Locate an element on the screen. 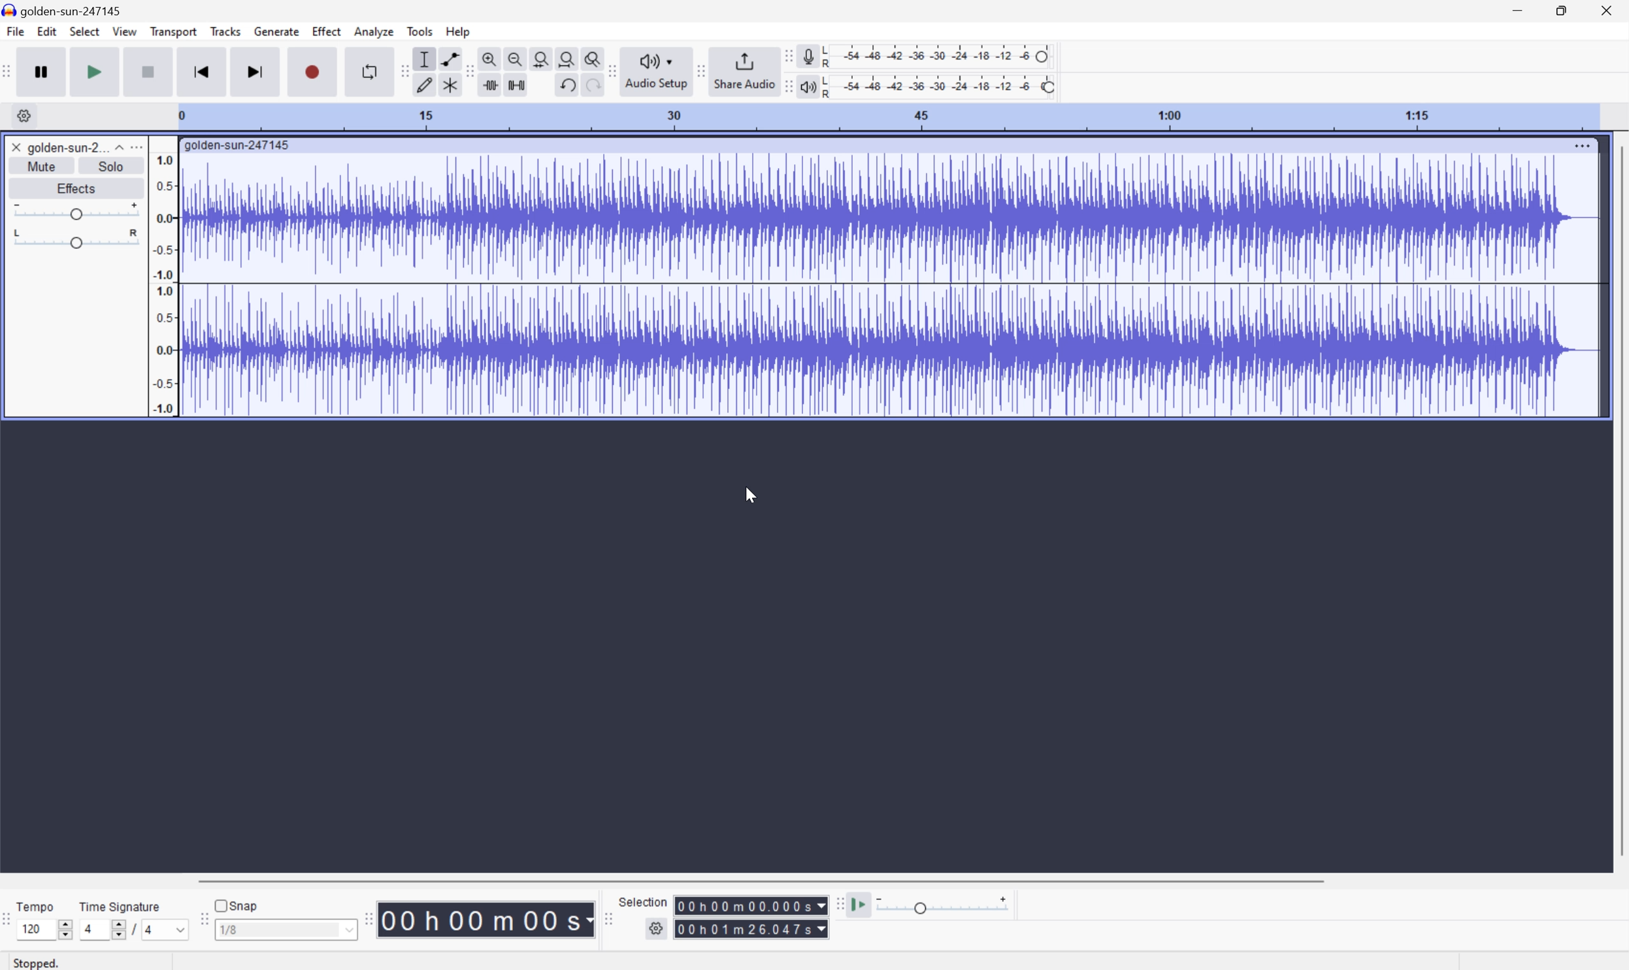 The width and height of the screenshot is (1629, 970). Audacity selection toolbar is located at coordinates (606, 916).